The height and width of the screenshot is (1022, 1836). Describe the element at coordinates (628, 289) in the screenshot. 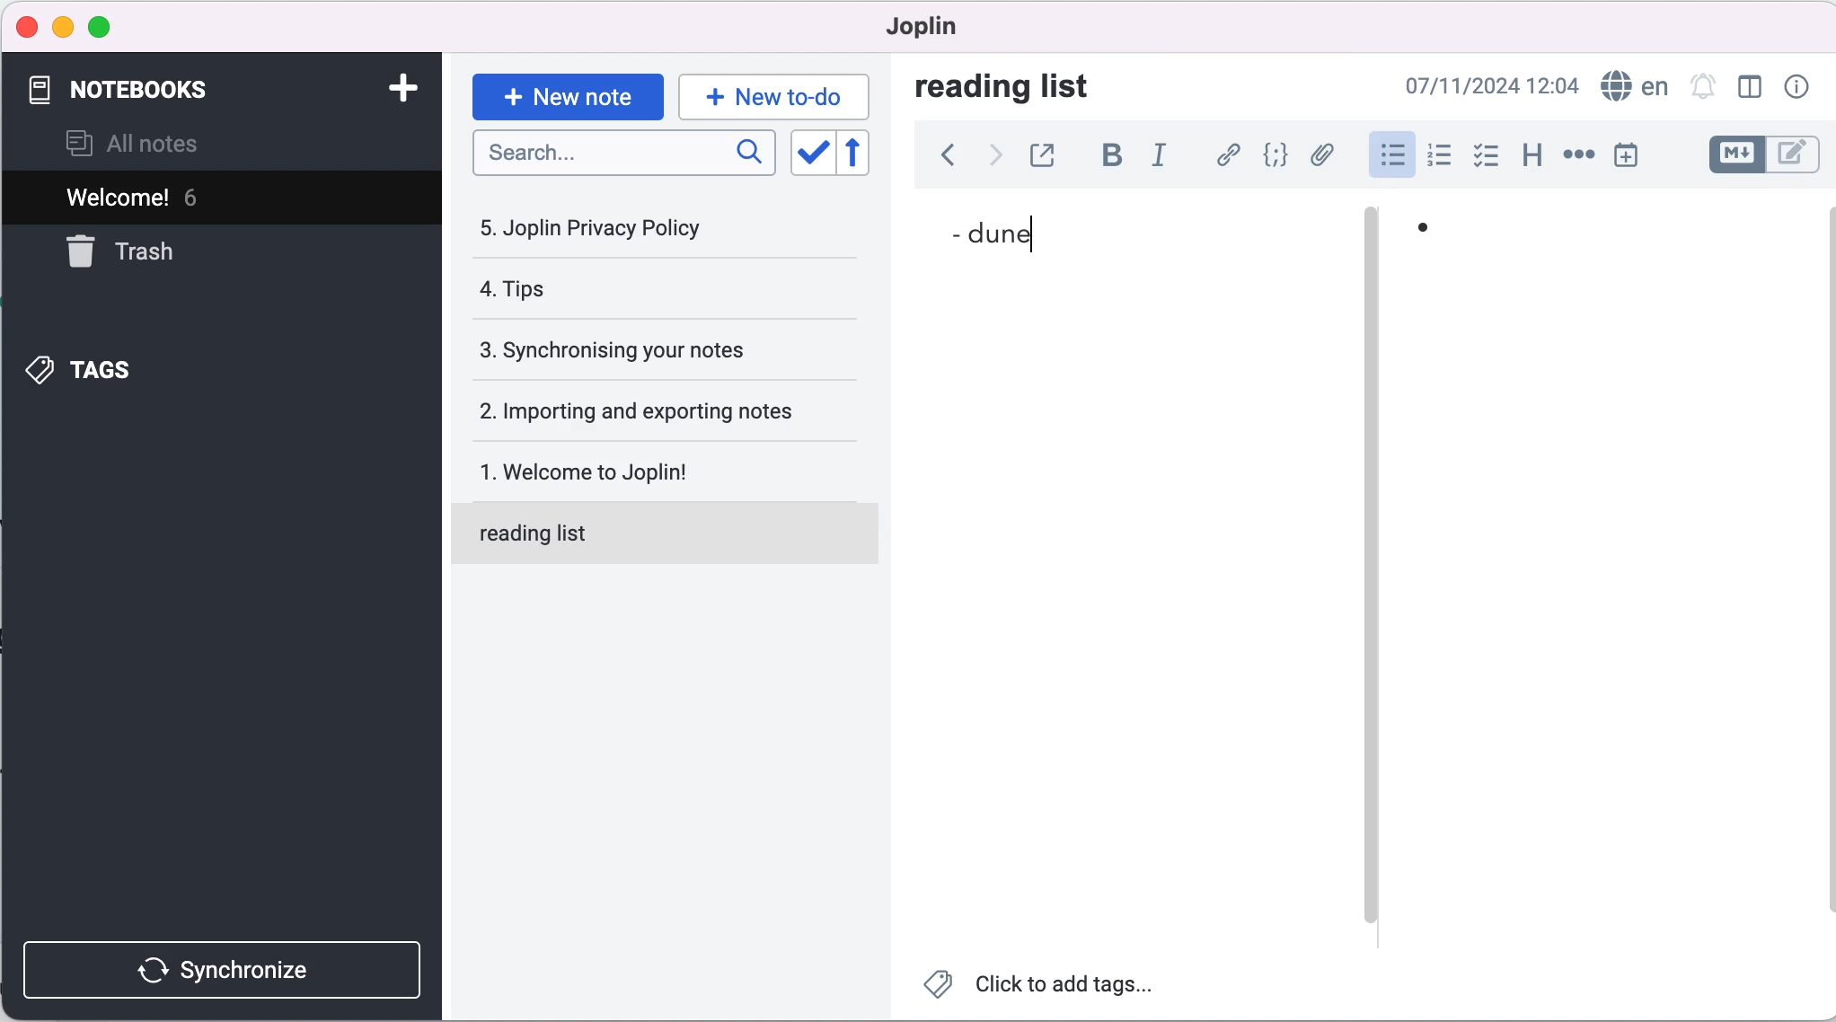

I see `tips` at that location.